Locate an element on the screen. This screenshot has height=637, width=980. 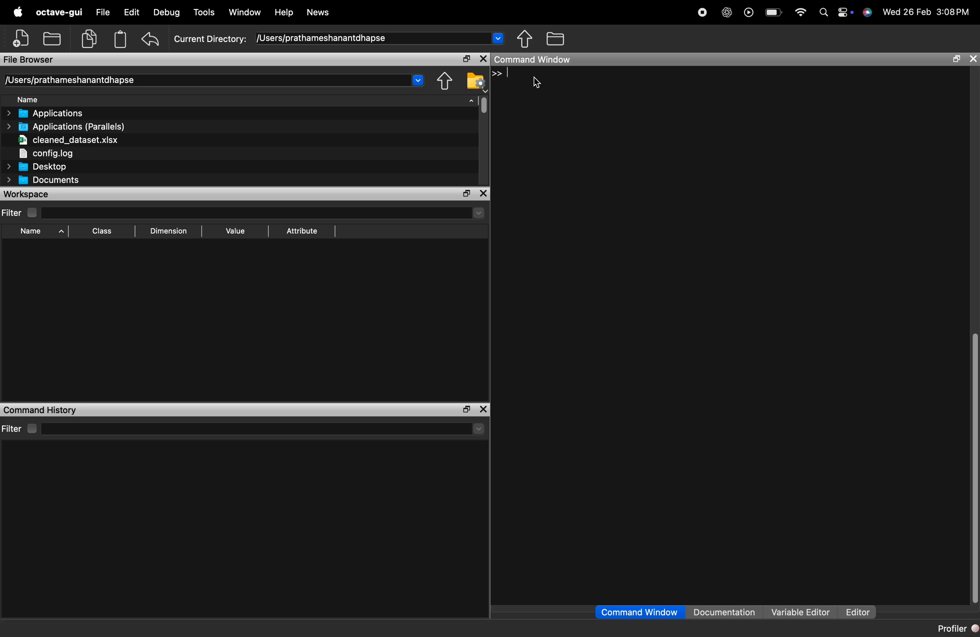
Name  is located at coordinates (40, 232).